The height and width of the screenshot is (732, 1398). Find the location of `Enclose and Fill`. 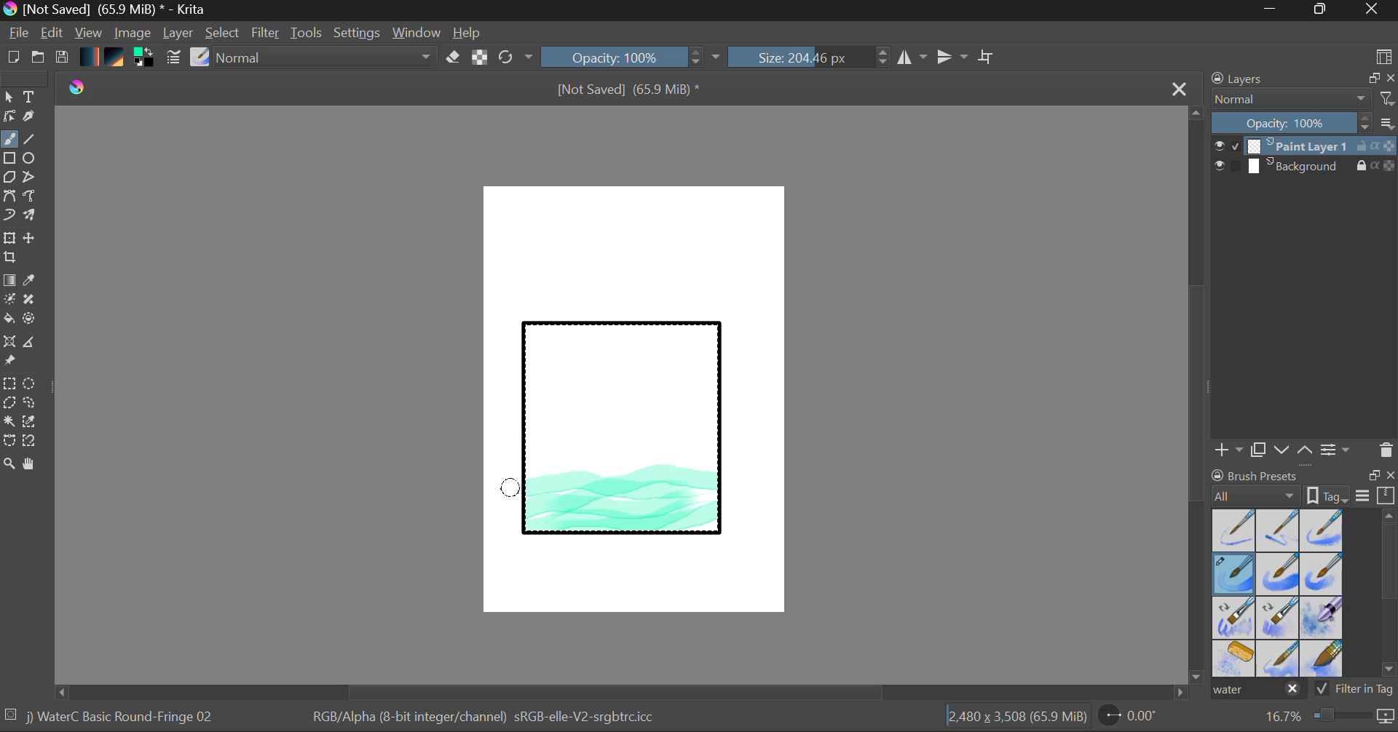

Enclose and Fill is located at coordinates (32, 320).